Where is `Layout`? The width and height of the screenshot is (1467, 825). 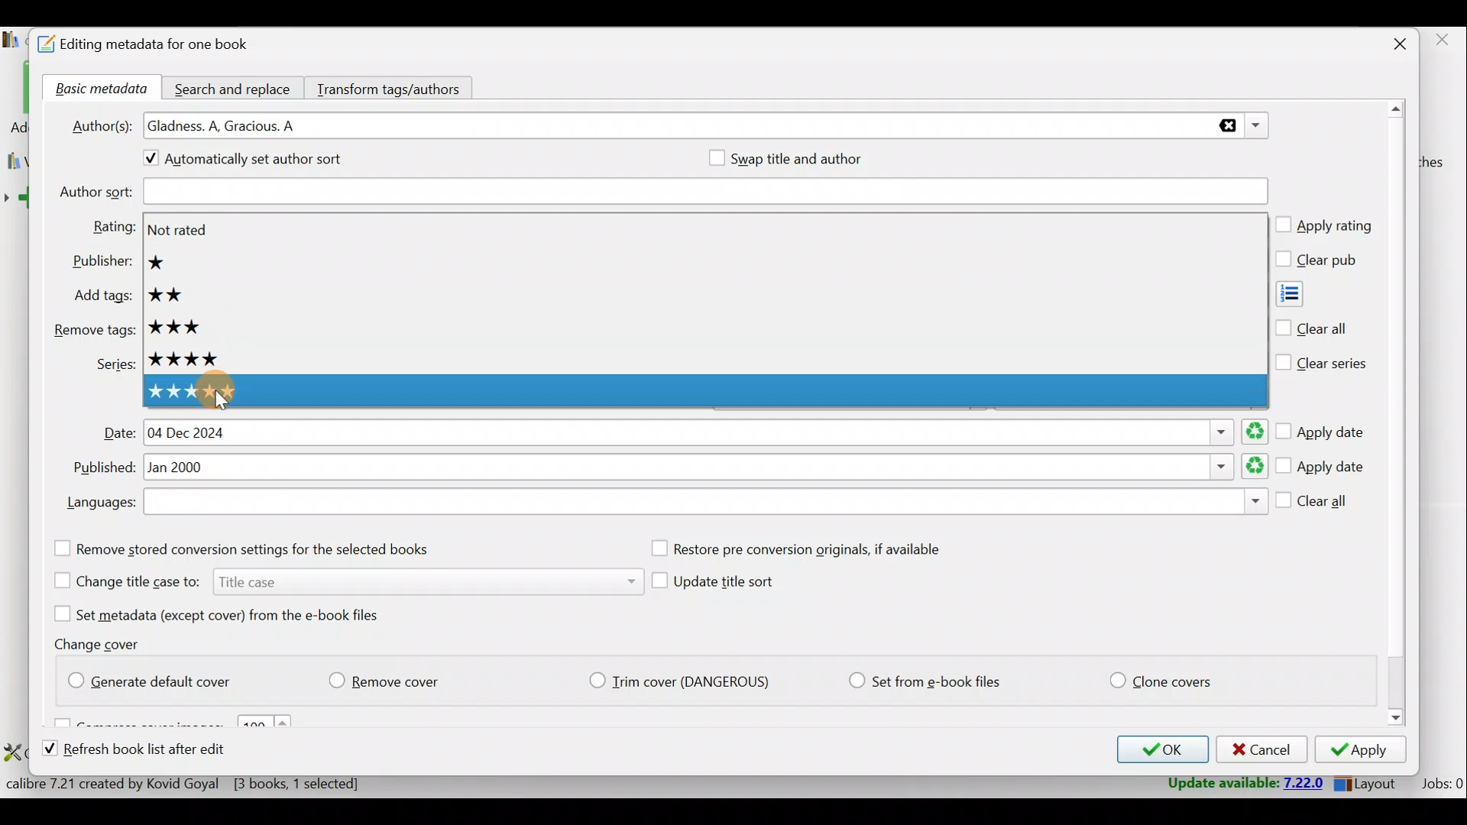 Layout is located at coordinates (1368, 781).